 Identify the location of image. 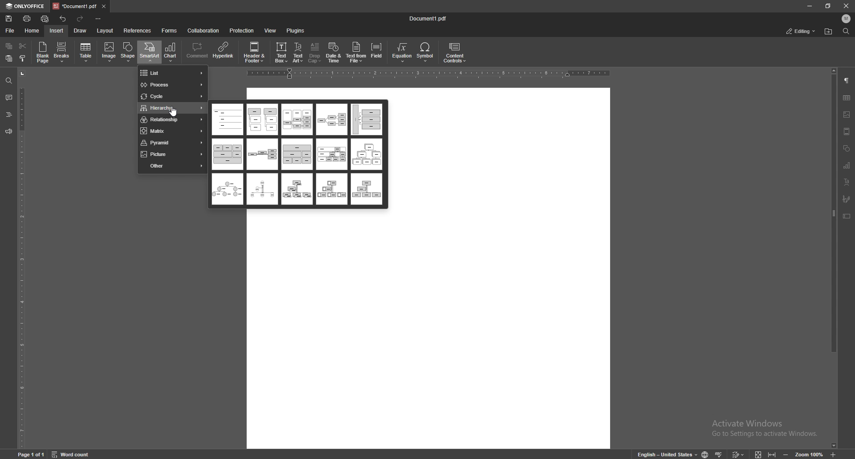
(109, 52).